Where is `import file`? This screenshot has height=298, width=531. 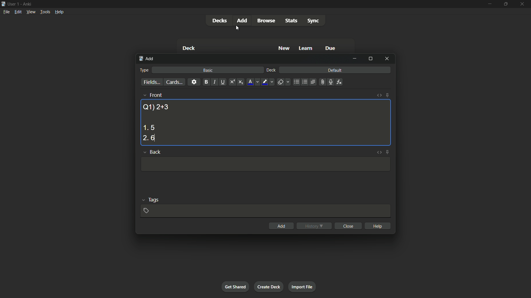 import file is located at coordinates (302, 286).